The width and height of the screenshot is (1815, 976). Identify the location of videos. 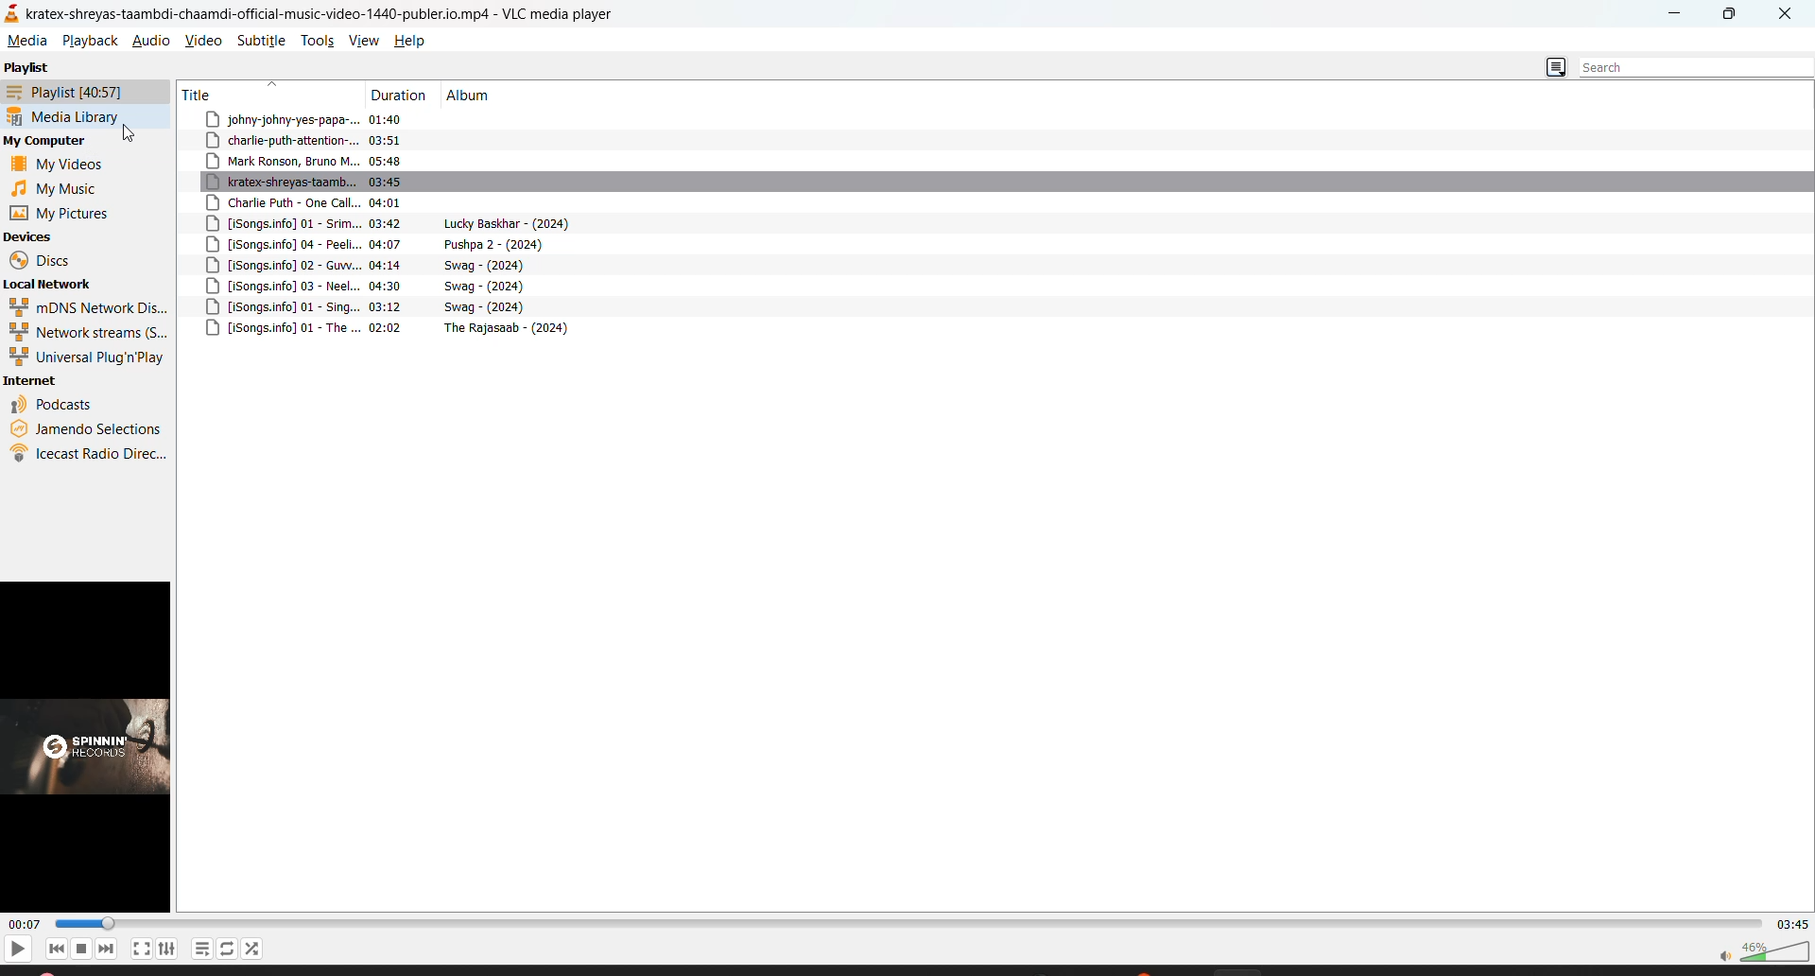
(65, 164).